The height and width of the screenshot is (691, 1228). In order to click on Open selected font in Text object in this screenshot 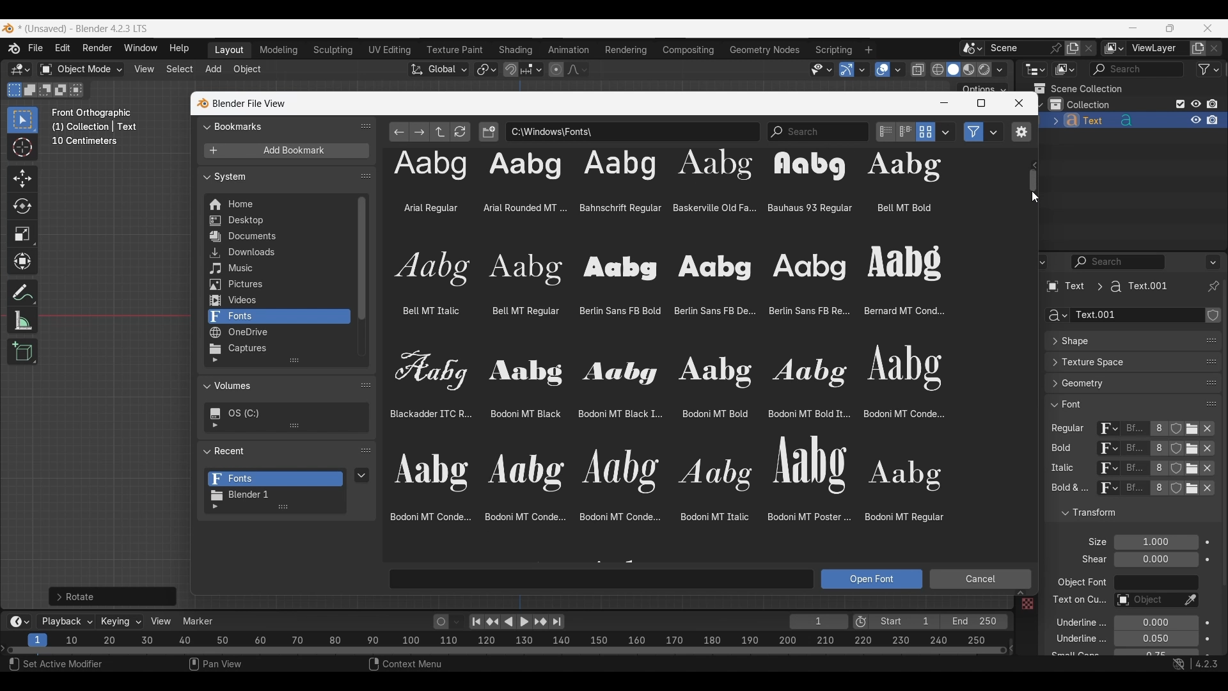, I will do `click(872, 579)`.